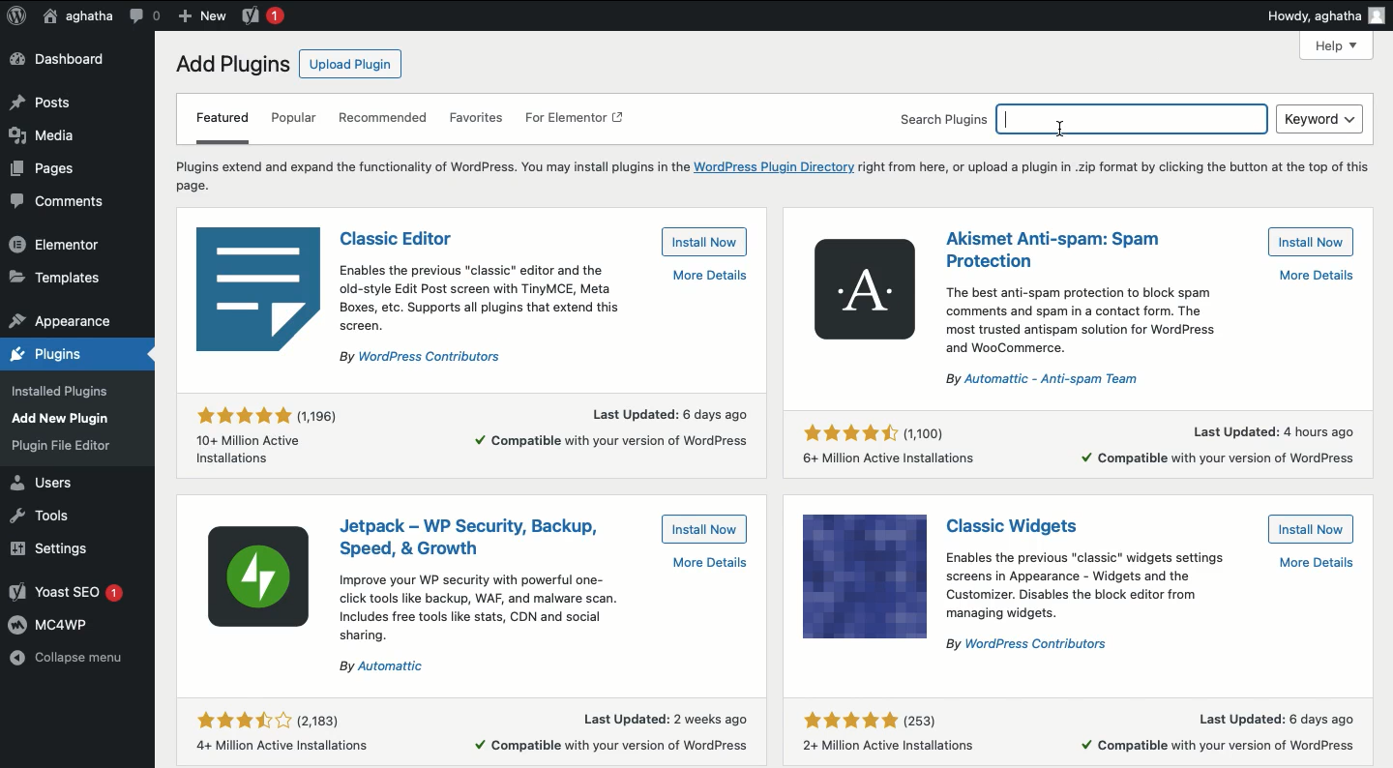  I want to click on Icon, so click(260, 288).